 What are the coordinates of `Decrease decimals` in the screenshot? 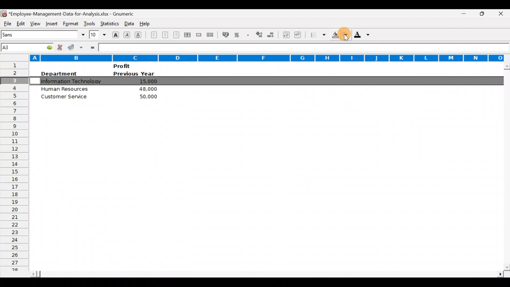 It's located at (273, 35).